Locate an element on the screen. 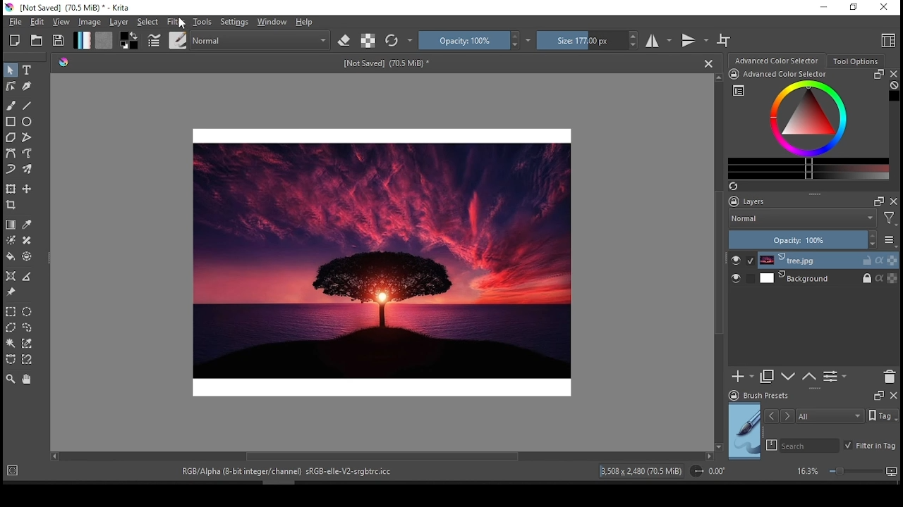 The image size is (903, 507). minimize is located at coordinates (823, 7).